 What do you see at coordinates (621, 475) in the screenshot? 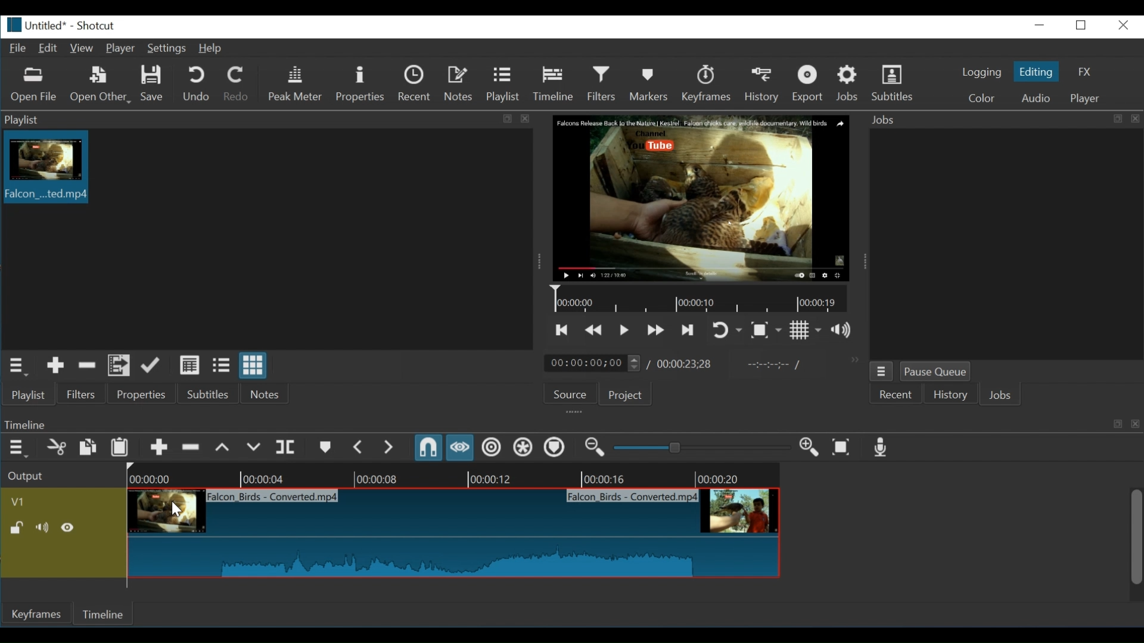
I see `Timeline` at bounding box center [621, 475].